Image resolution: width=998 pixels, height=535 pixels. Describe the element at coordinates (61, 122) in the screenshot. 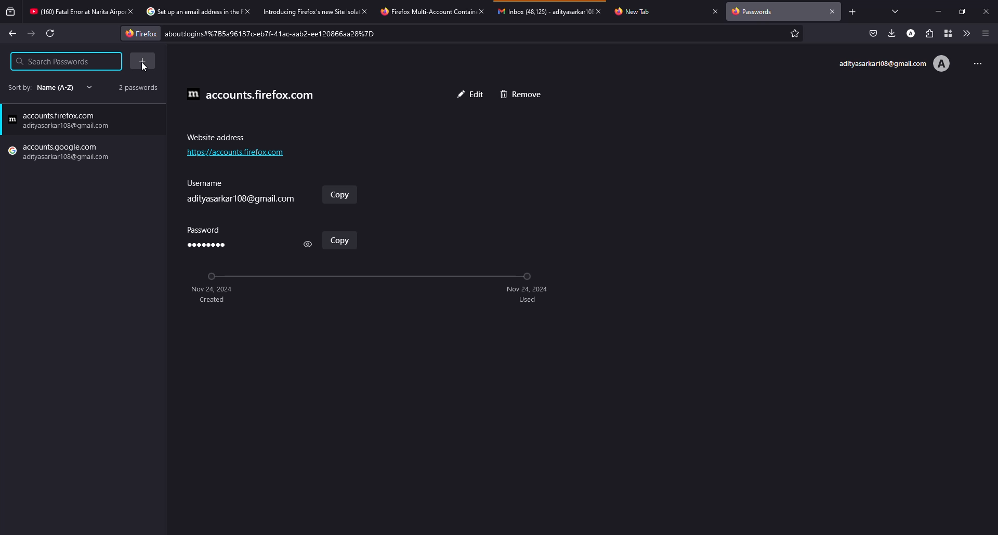

I see `firefox` at that location.